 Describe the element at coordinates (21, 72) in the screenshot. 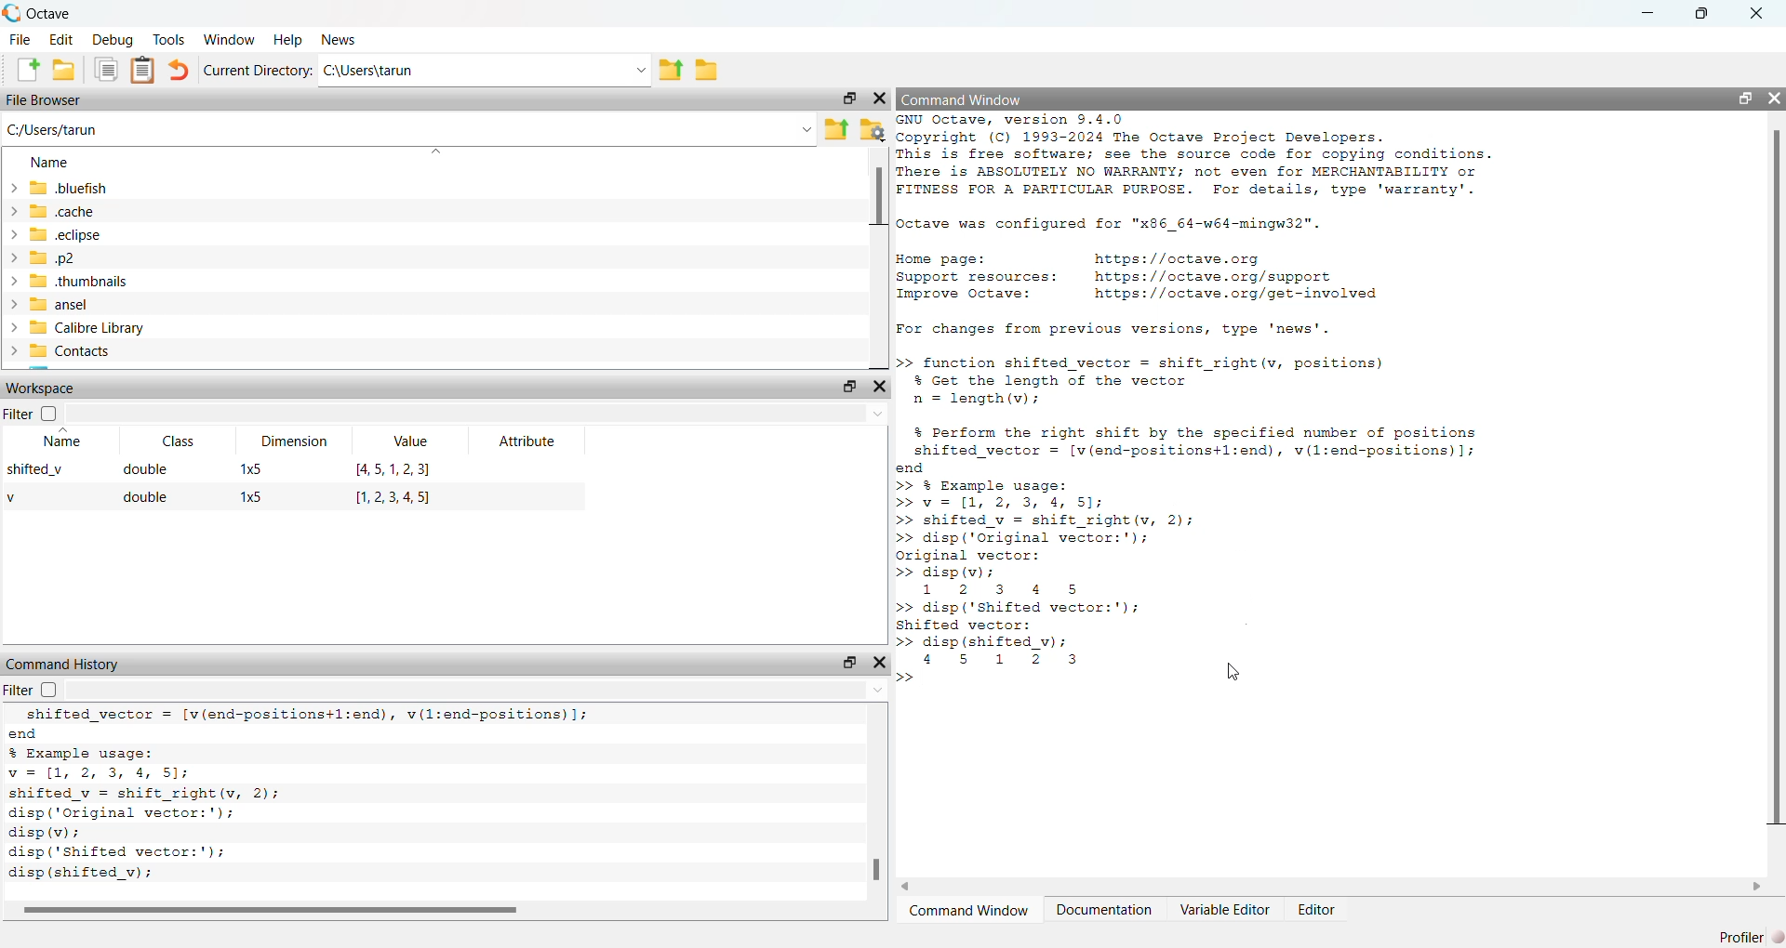

I see `new script` at that location.